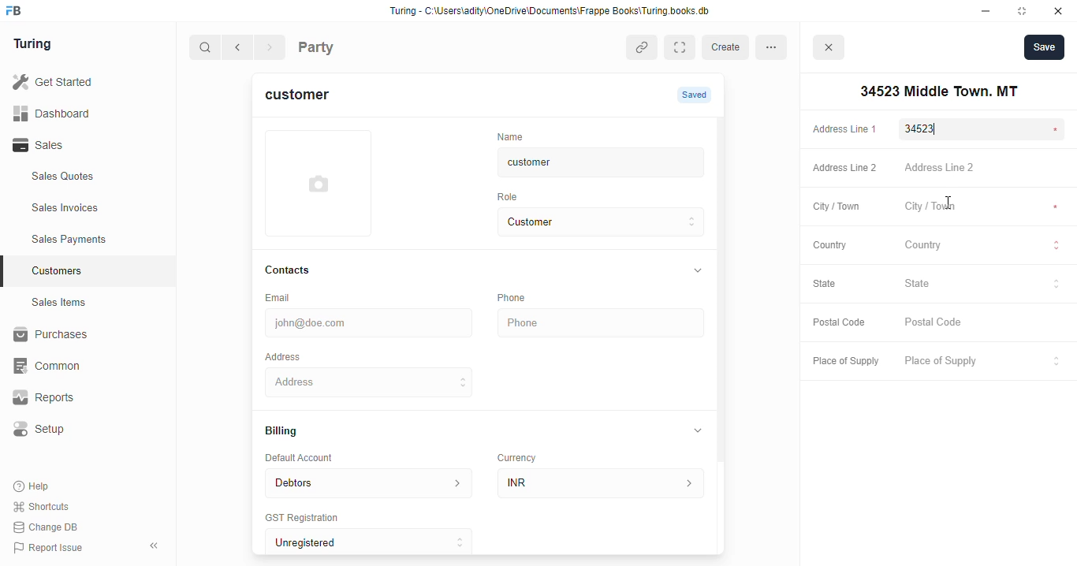  I want to click on Get Started, so click(73, 83).